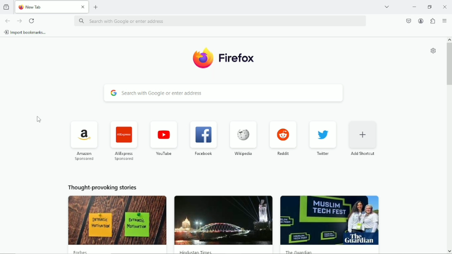 The width and height of the screenshot is (452, 254). What do you see at coordinates (195, 251) in the screenshot?
I see `Hindustan Times` at bounding box center [195, 251].